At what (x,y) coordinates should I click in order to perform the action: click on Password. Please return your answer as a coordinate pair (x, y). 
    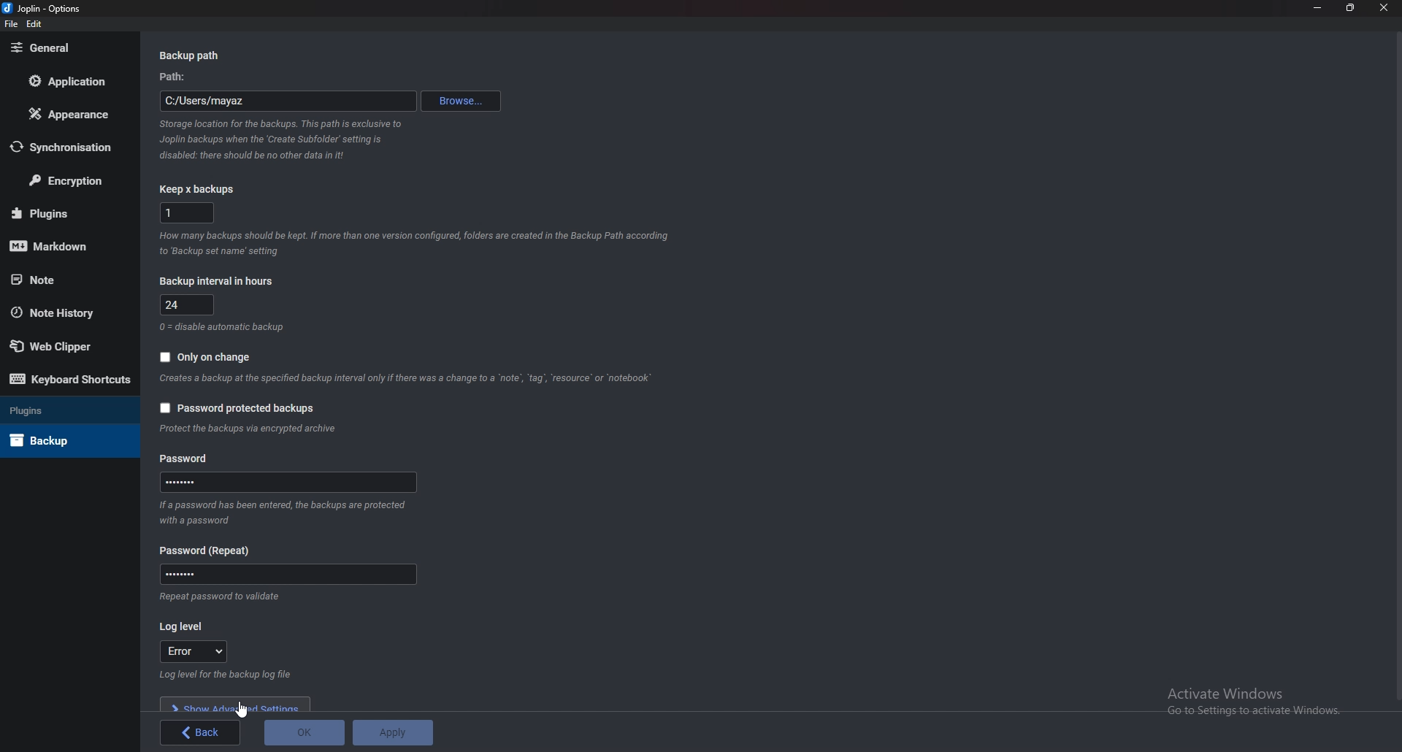
    Looking at the image, I should click on (210, 550).